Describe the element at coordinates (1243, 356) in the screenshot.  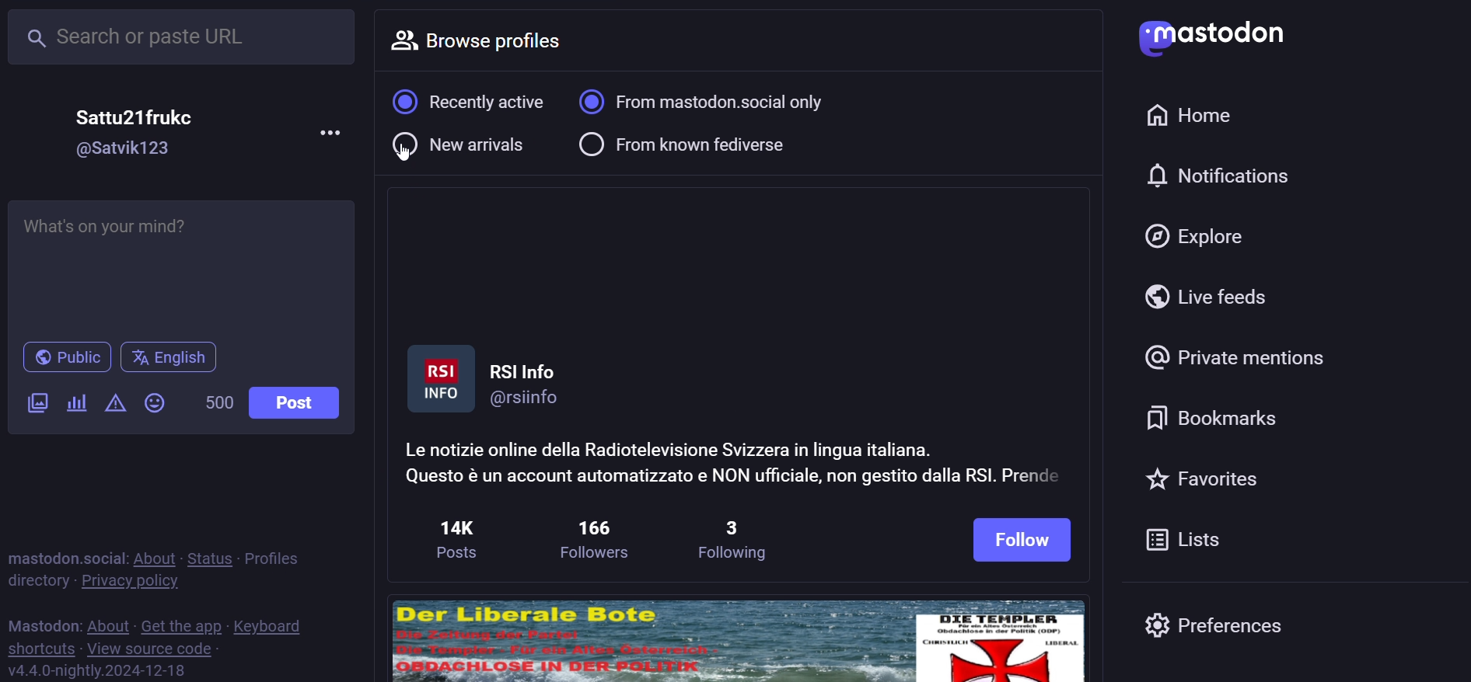
I see `private mention` at that location.